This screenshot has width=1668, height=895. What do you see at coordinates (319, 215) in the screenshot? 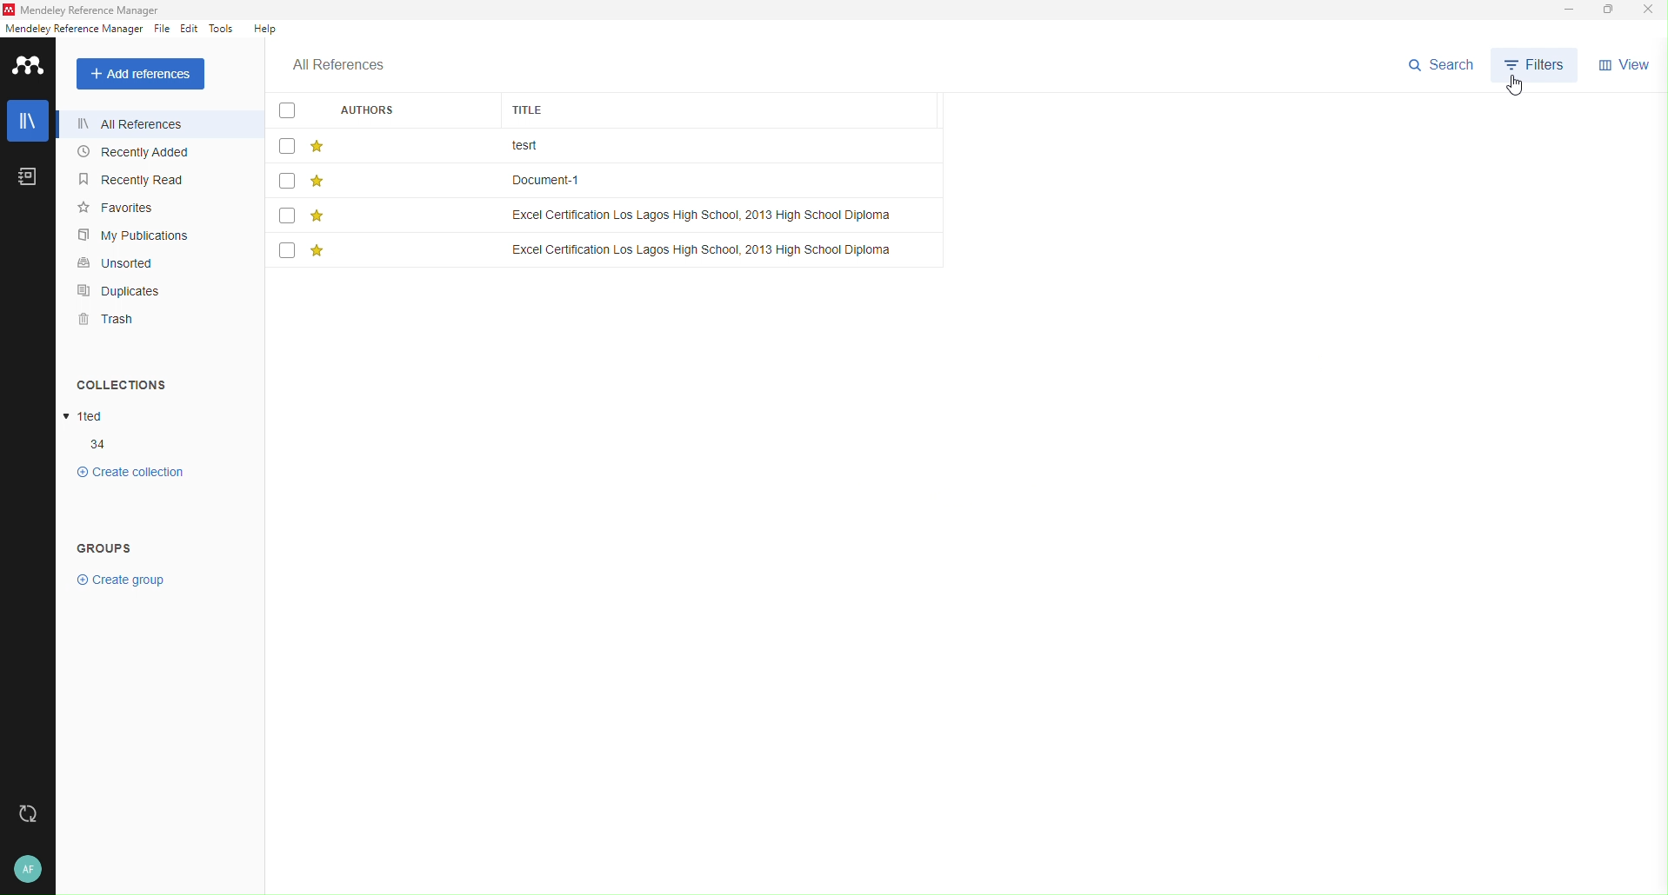
I see `star` at bounding box center [319, 215].